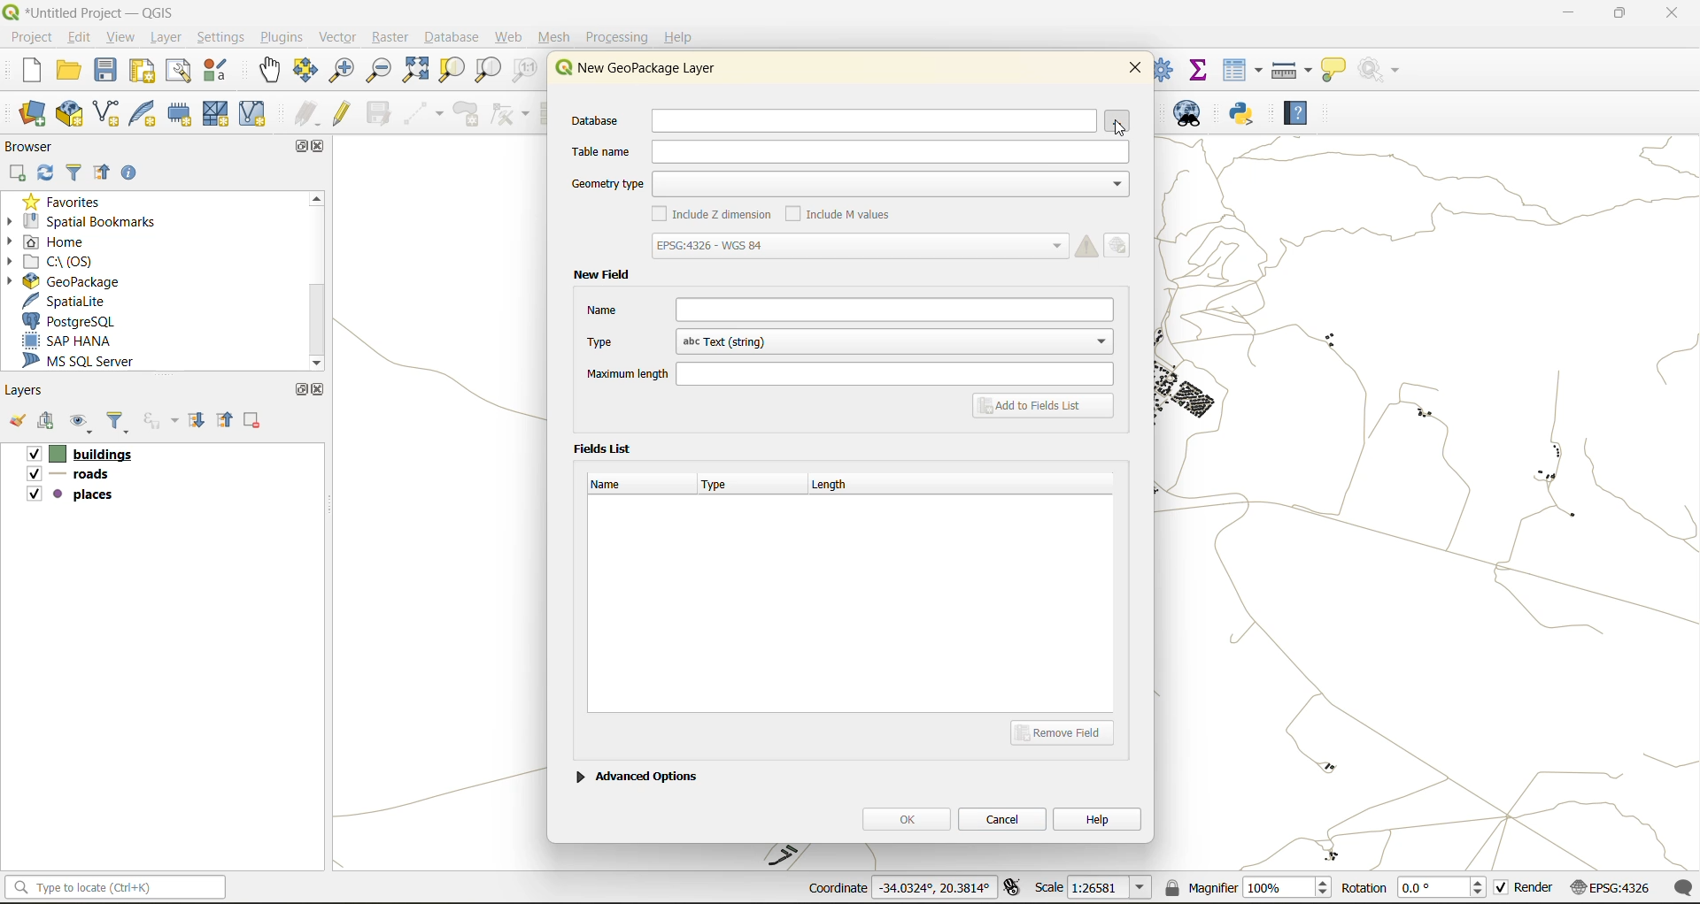  I want to click on layer, so click(170, 38).